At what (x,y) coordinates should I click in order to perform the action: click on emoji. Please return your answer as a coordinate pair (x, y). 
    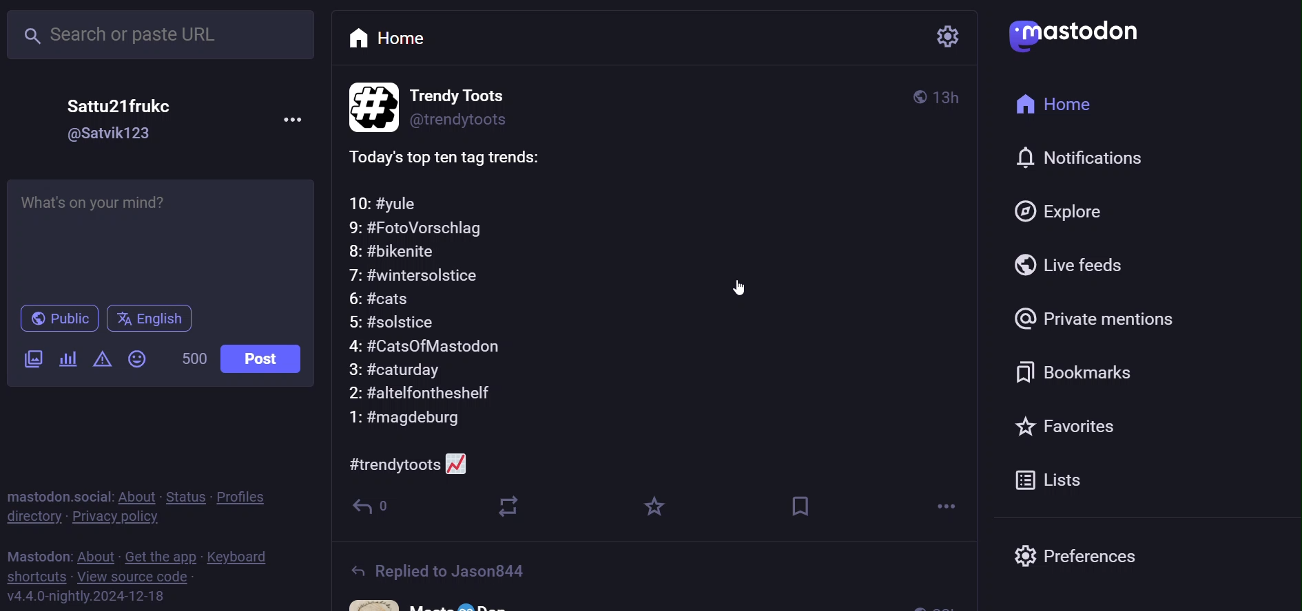
    Looking at the image, I should click on (143, 358).